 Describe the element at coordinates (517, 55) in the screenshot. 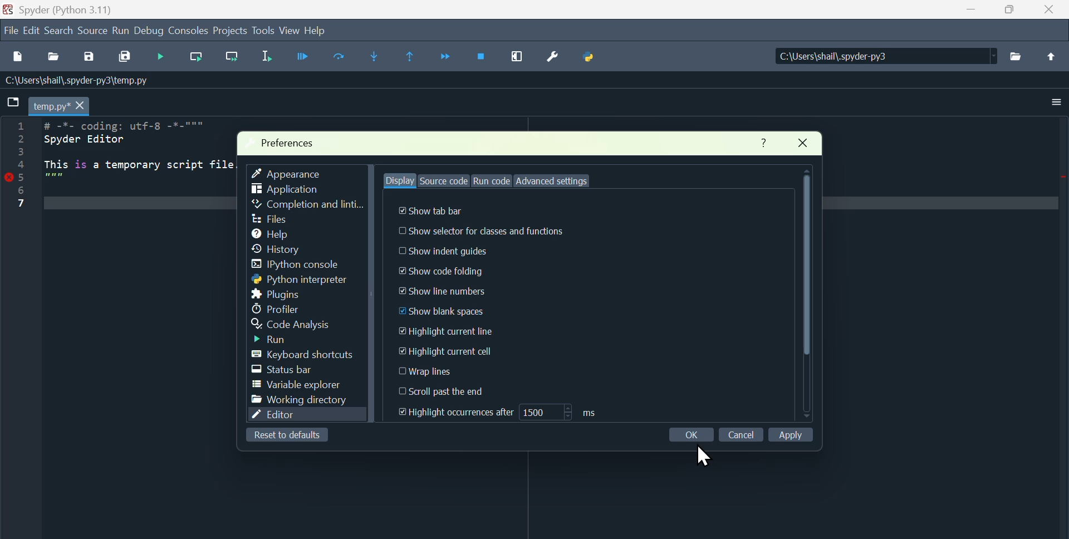

I see `Maximise current window` at that location.